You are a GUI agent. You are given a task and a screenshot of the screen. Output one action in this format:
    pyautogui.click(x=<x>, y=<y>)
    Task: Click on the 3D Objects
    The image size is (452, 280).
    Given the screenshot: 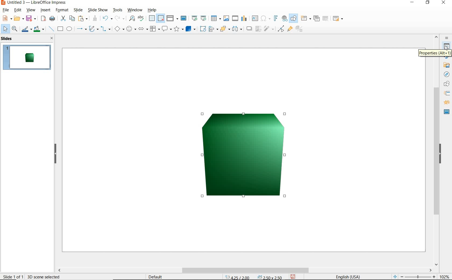 What is the action you would take?
    pyautogui.click(x=191, y=30)
    